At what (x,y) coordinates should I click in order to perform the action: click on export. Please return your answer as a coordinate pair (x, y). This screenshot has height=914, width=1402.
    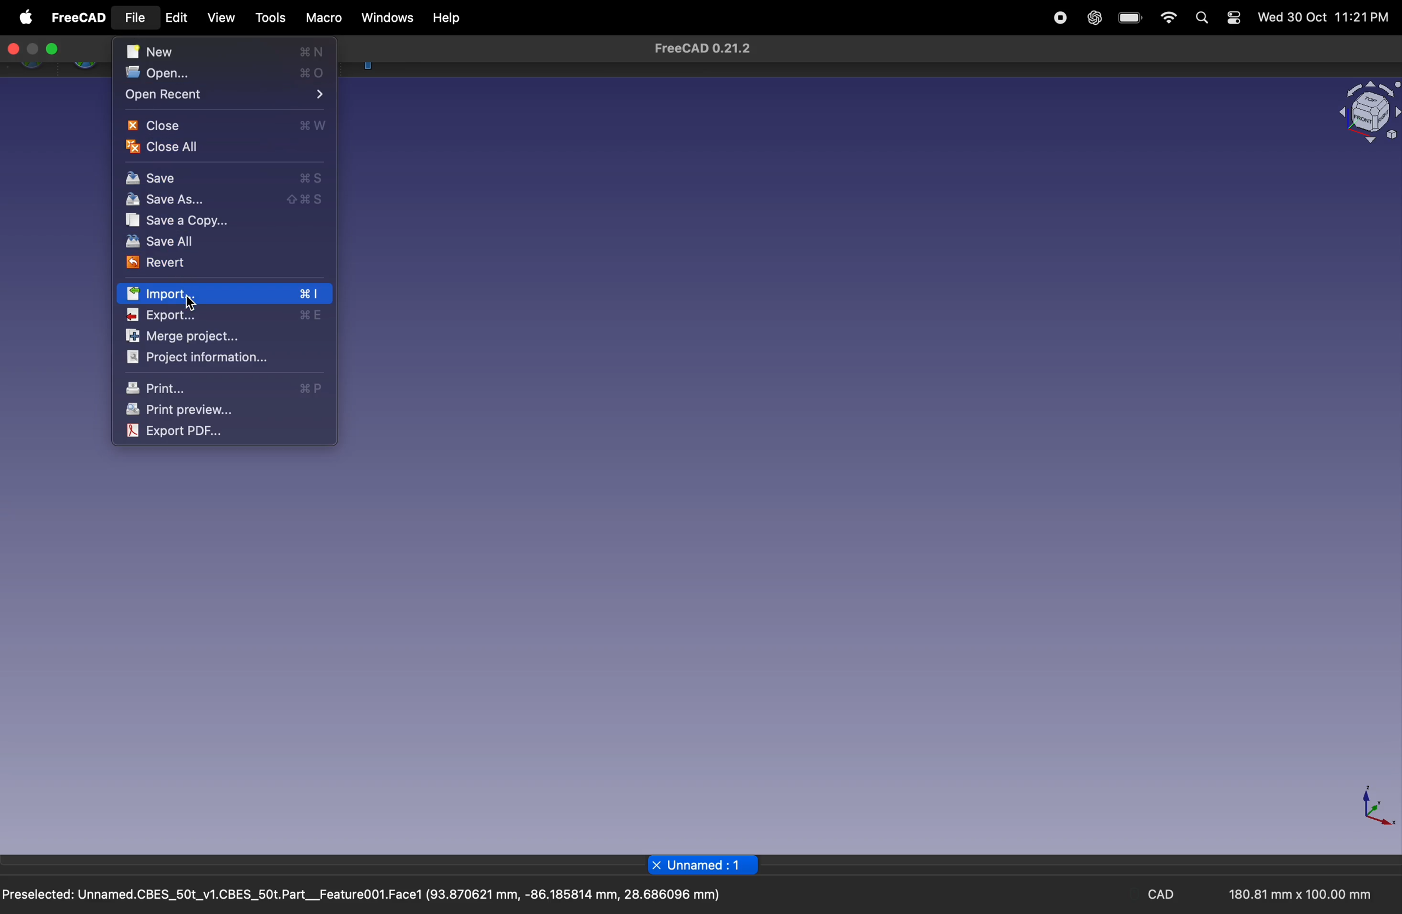
    Looking at the image, I should click on (226, 315).